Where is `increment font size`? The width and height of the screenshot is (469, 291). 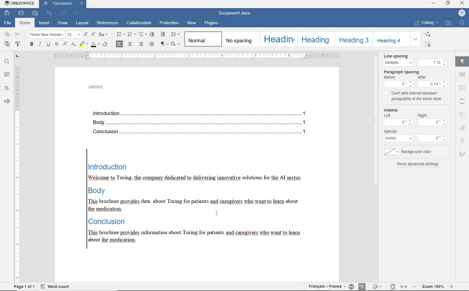
increment font size is located at coordinates (86, 35).